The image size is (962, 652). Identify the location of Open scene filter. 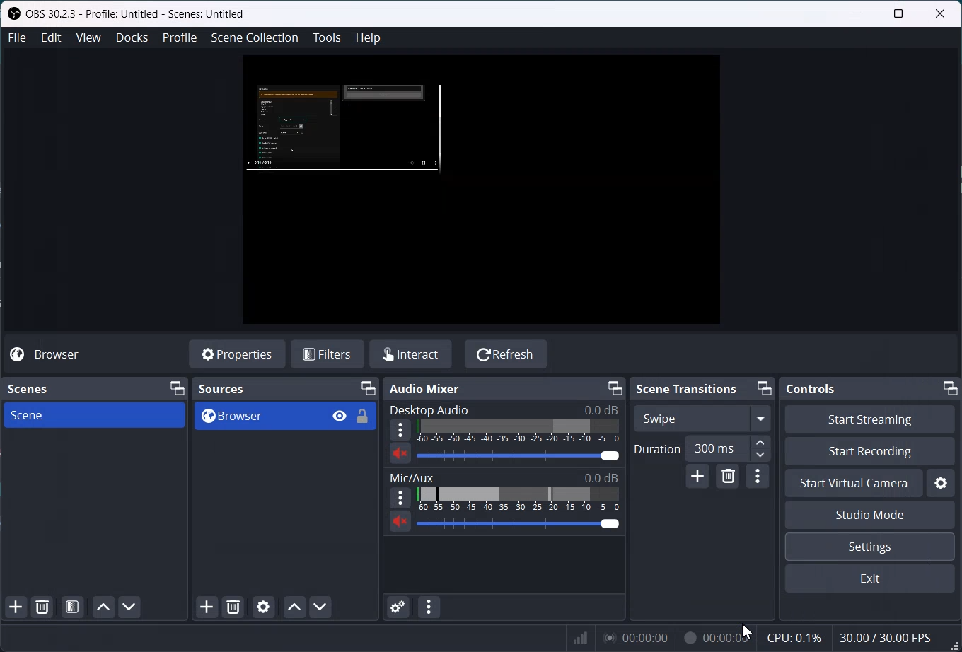
(73, 607).